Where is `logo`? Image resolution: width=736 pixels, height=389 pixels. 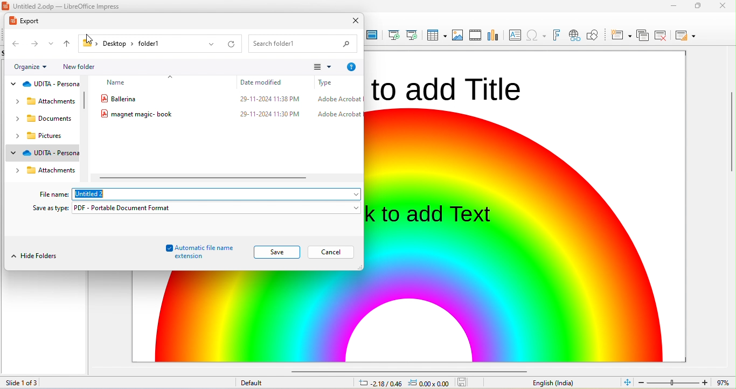 logo is located at coordinates (8, 5).